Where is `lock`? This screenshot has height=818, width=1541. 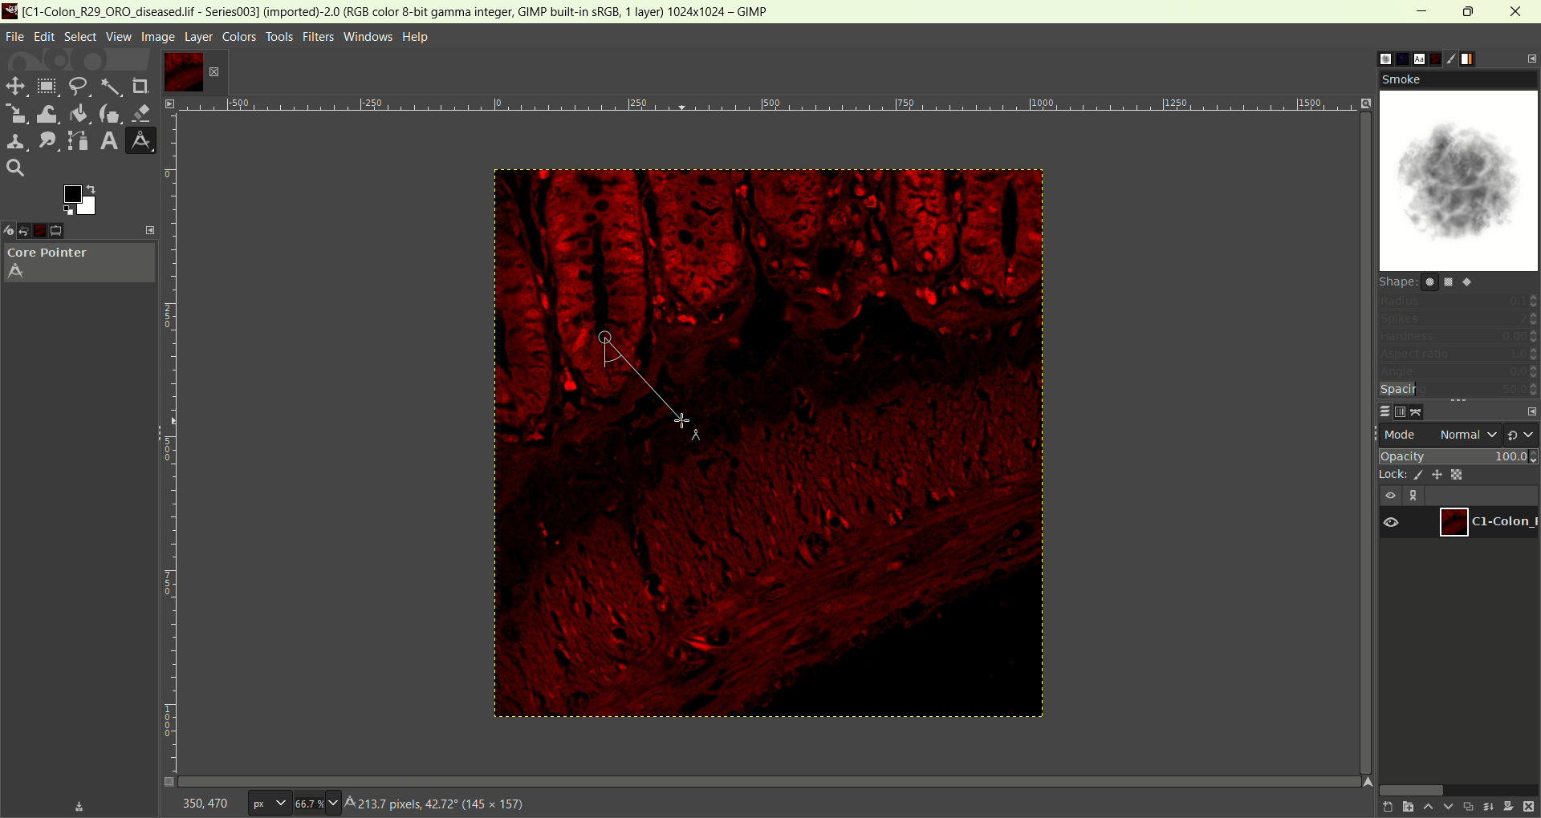
lock is located at coordinates (1389, 476).